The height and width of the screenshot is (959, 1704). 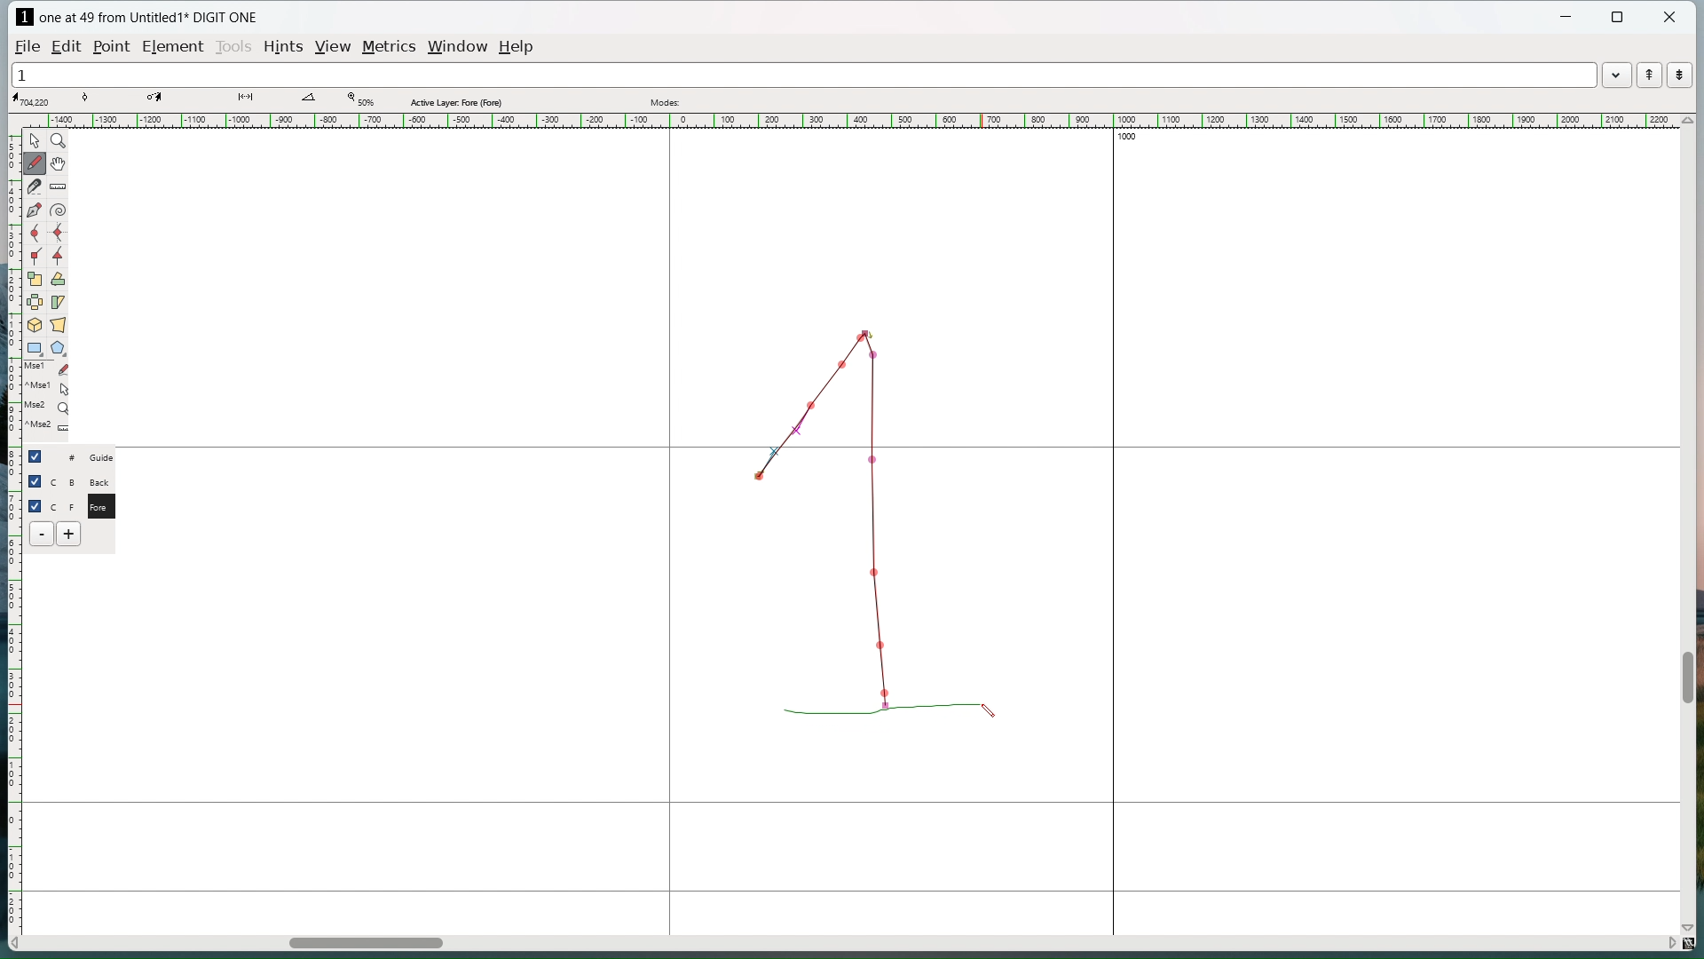 I want to click on checkbox, so click(x=35, y=504).